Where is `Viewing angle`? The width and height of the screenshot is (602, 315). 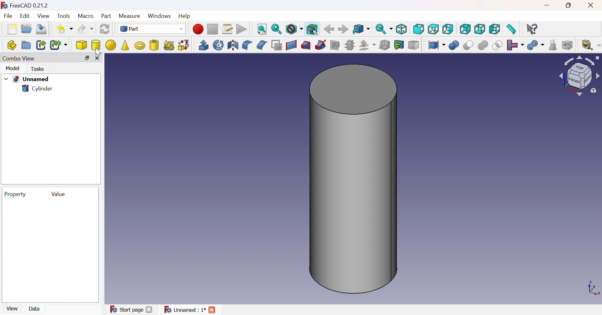 Viewing angle is located at coordinates (579, 76).